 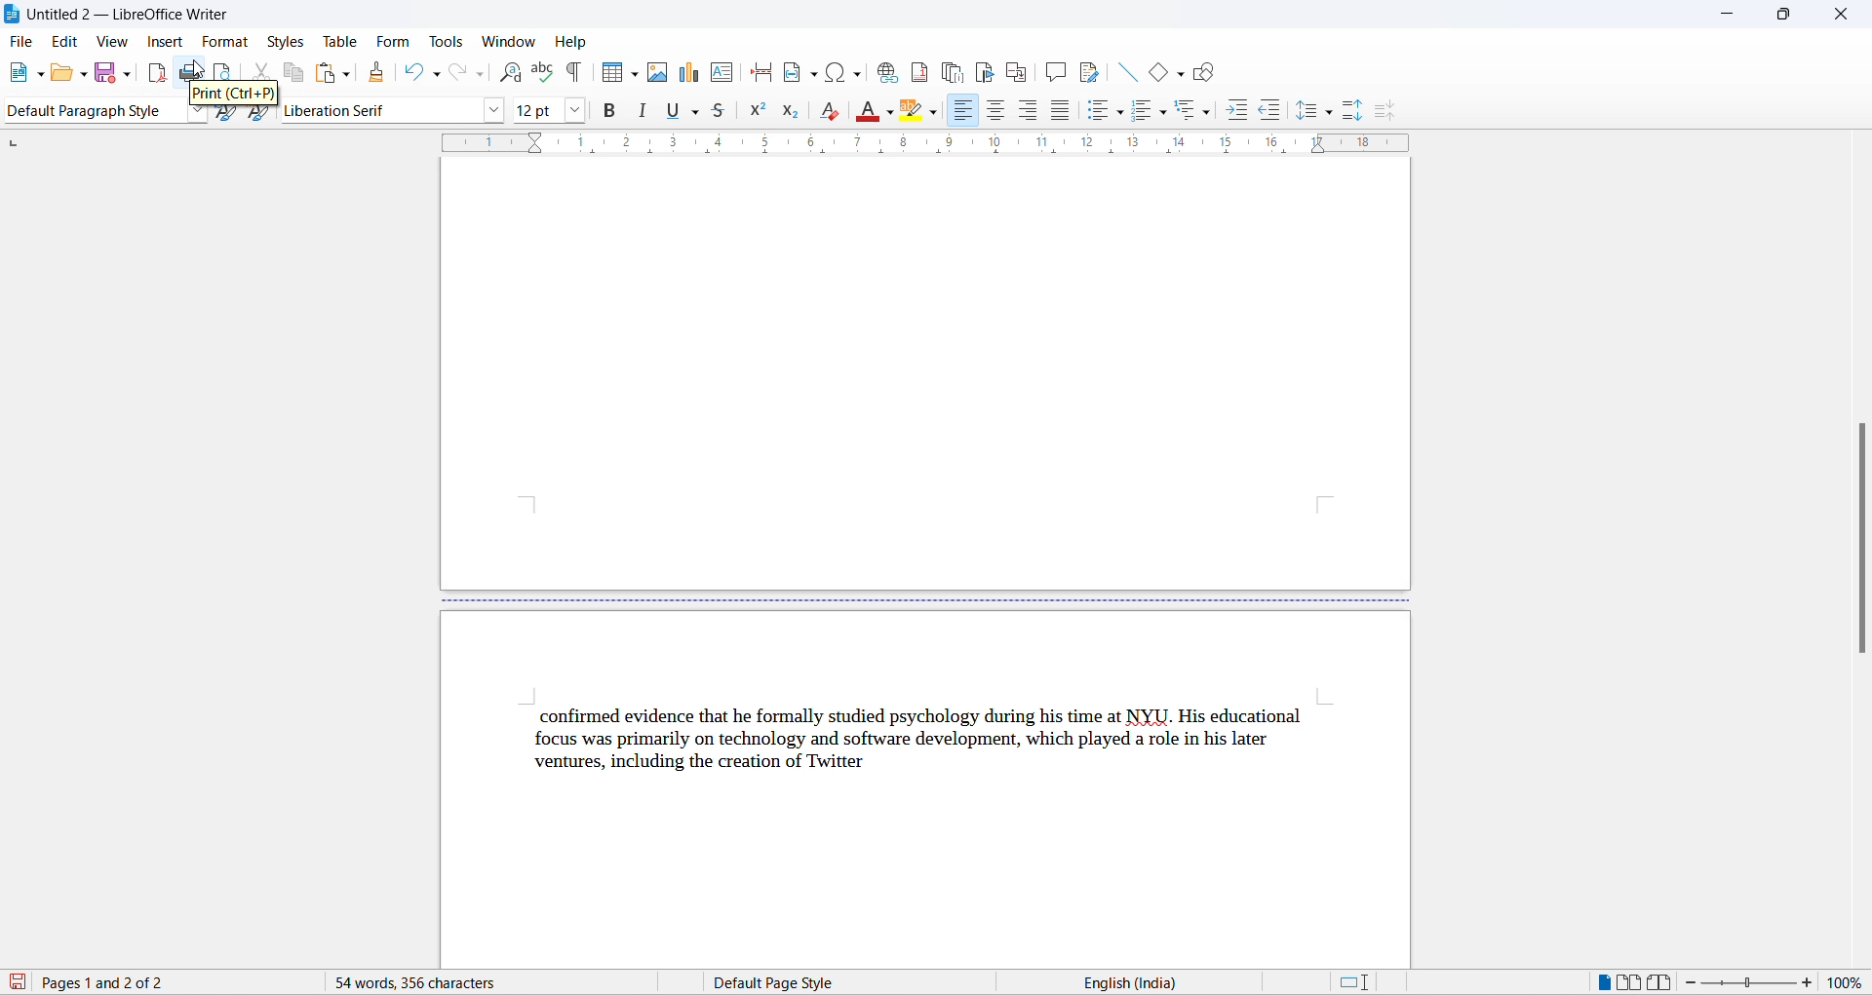 I want to click on increase indent, so click(x=1236, y=112).